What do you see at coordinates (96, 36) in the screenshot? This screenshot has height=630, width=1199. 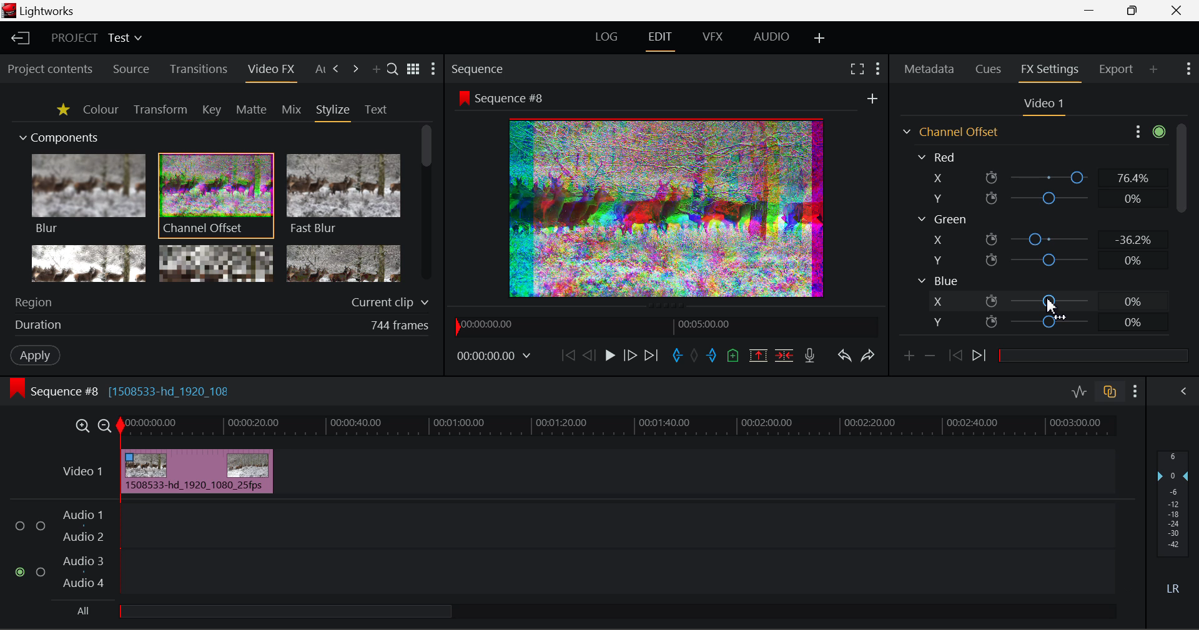 I see `Project Title` at bounding box center [96, 36].